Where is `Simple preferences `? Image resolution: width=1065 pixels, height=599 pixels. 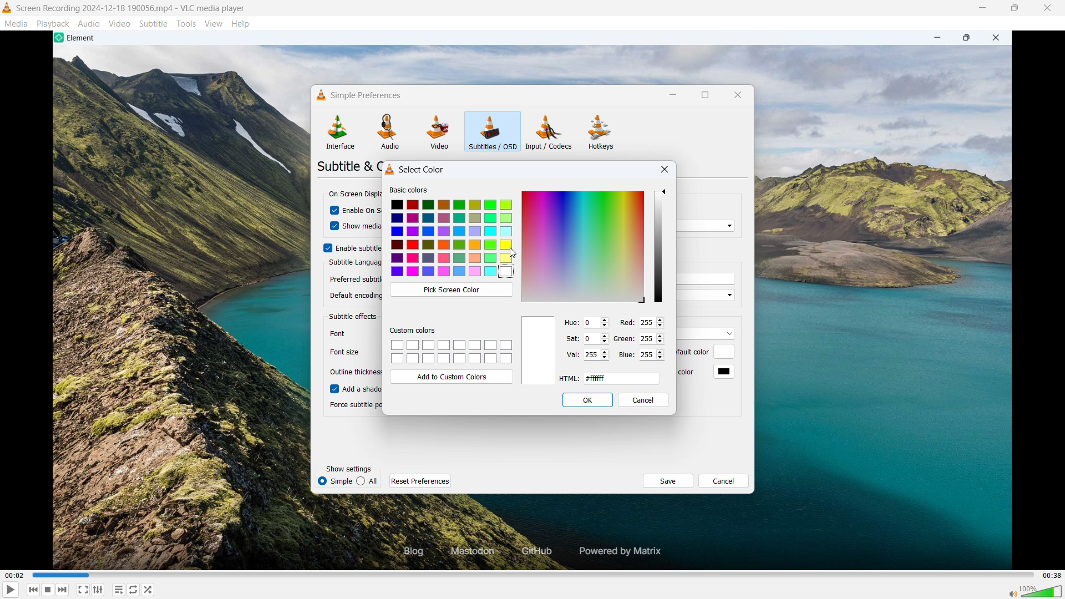
Simple preferences  is located at coordinates (357, 95).